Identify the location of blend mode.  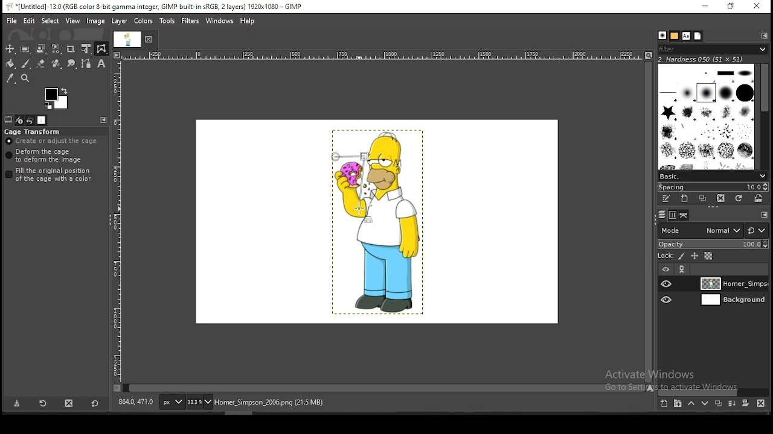
(698, 230).